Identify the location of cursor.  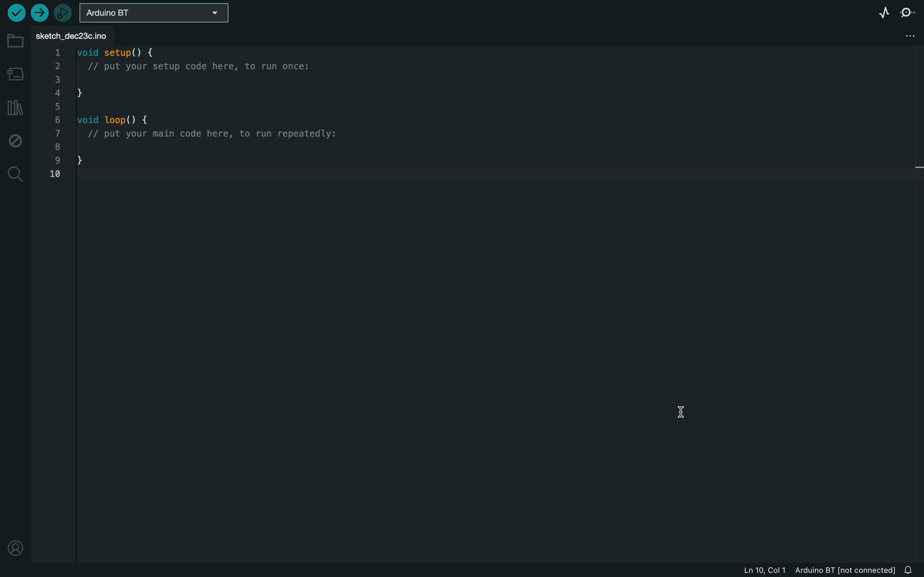
(680, 410).